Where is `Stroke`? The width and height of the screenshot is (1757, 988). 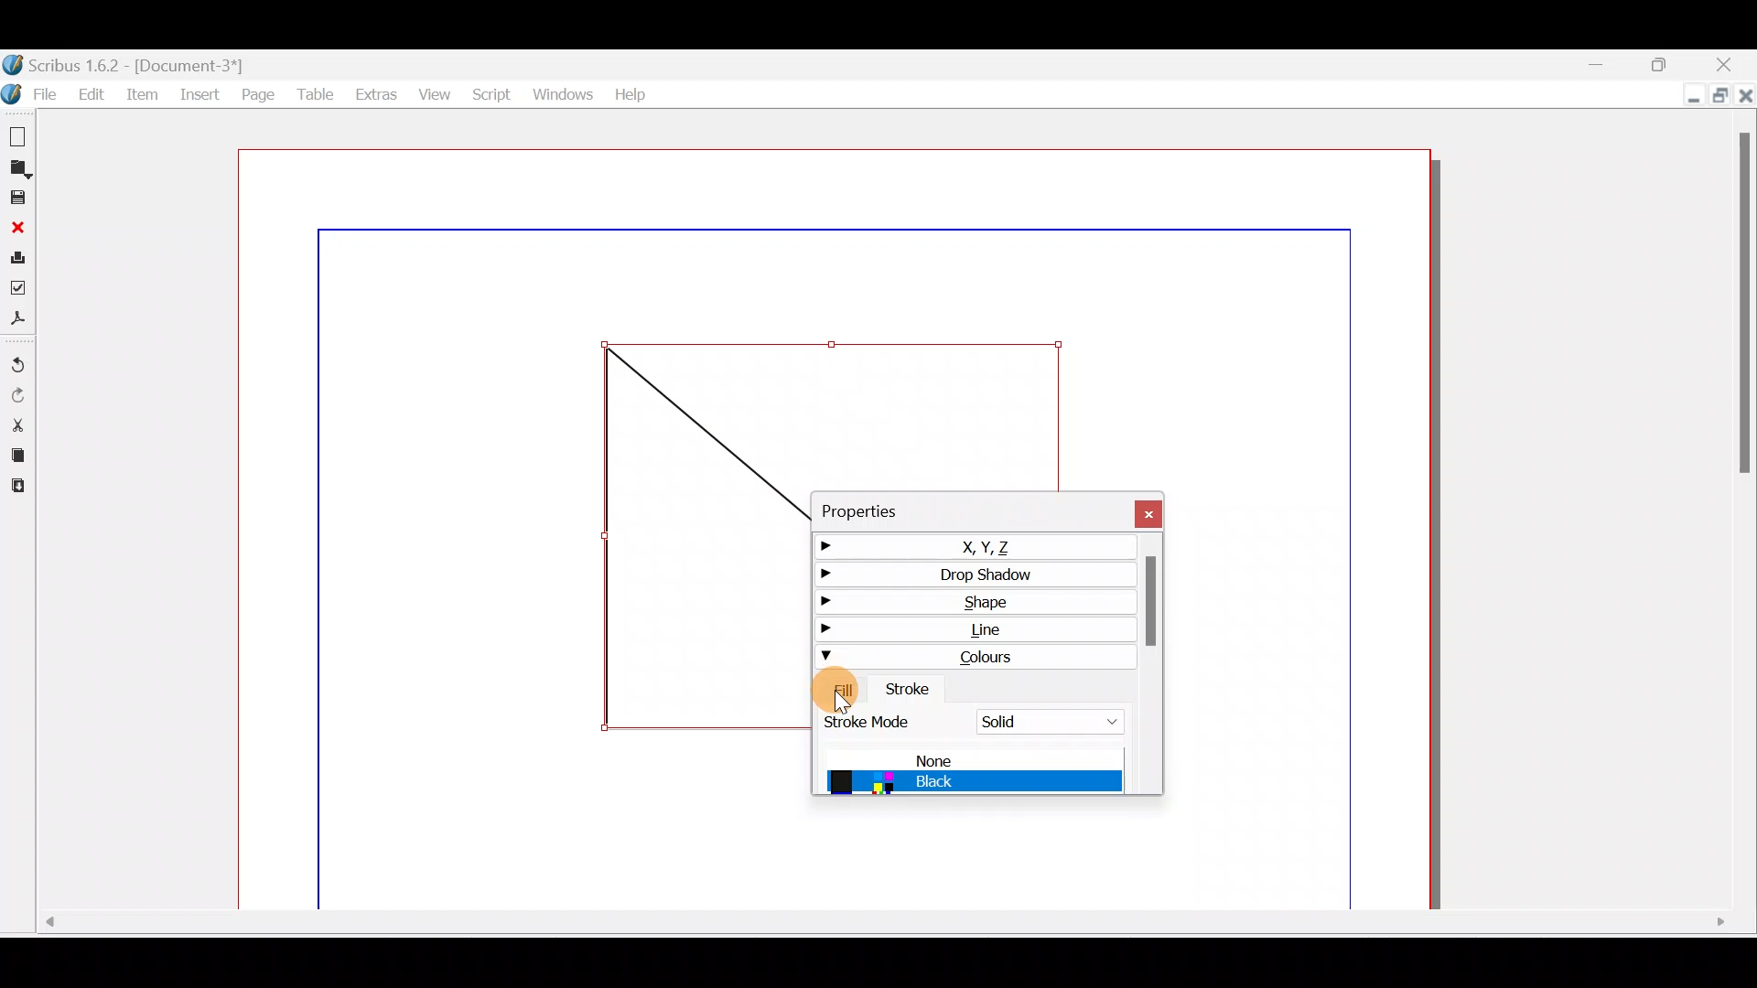 Stroke is located at coordinates (911, 688).